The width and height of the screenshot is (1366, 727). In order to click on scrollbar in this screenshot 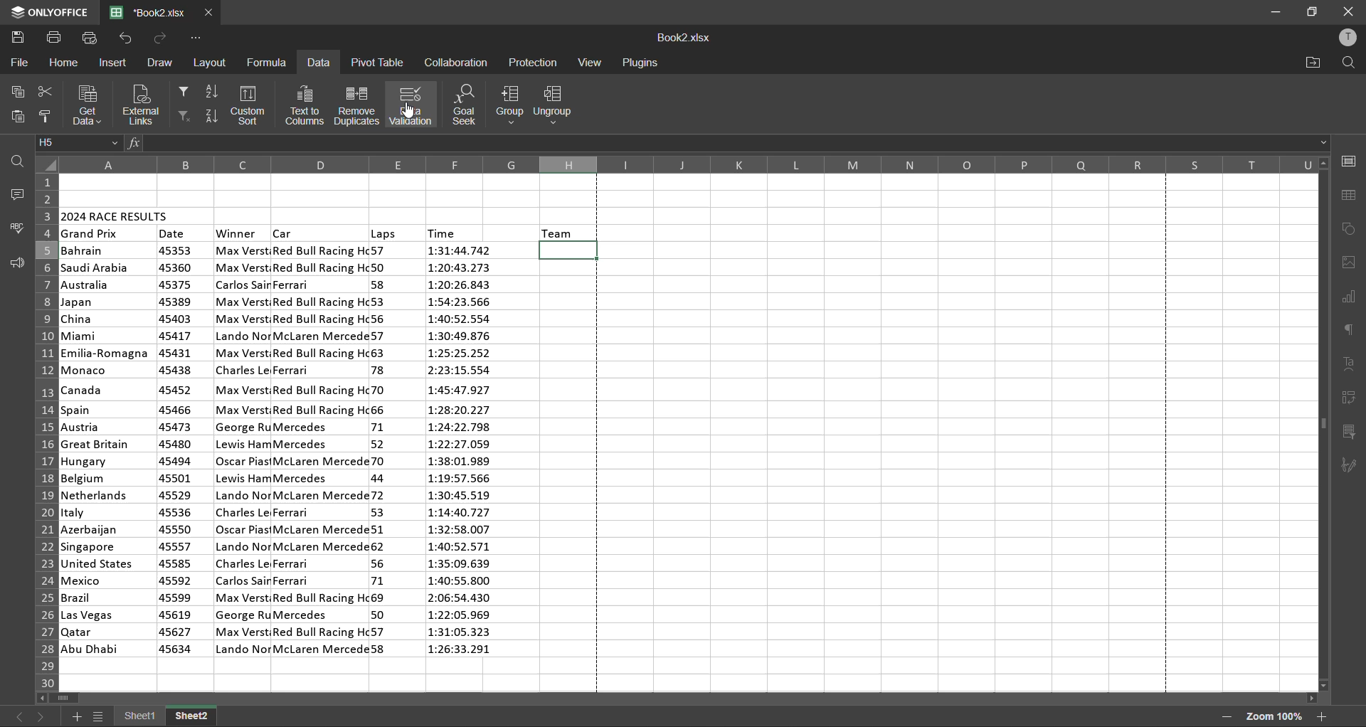, I will do `click(1323, 424)`.